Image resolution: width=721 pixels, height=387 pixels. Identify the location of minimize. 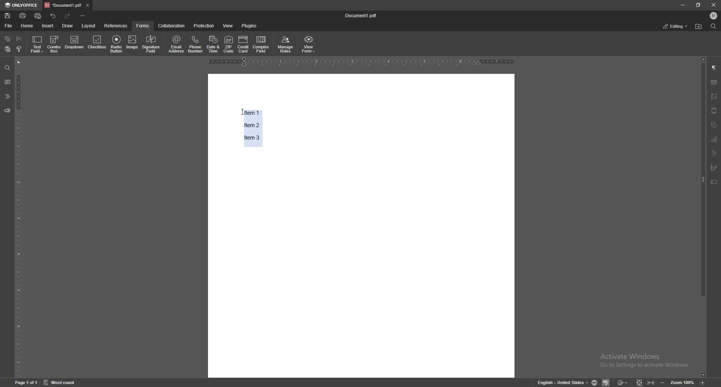
(682, 5).